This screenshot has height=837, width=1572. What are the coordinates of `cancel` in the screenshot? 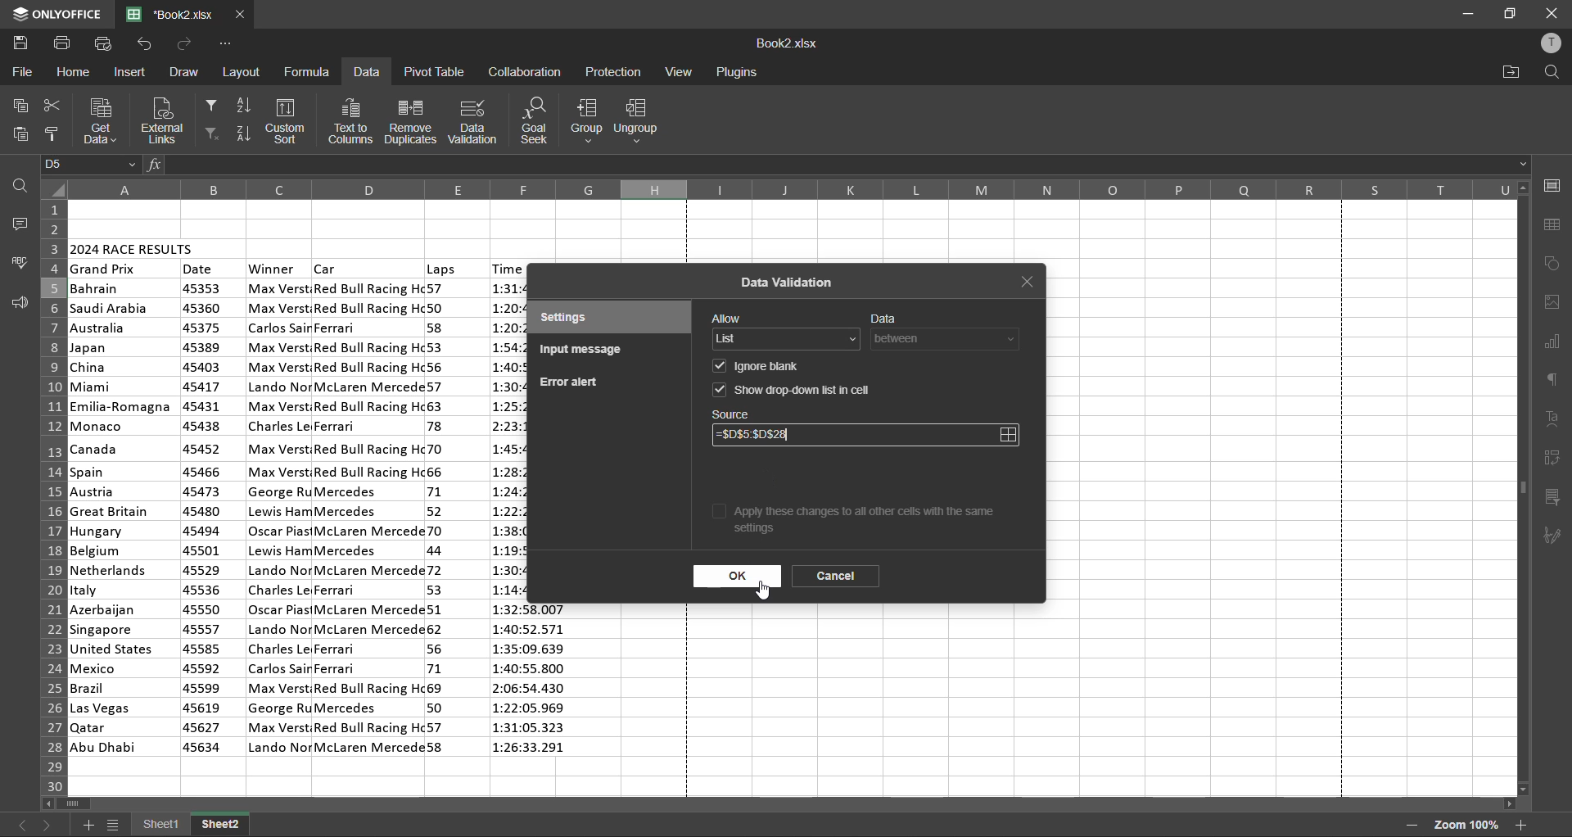 It's located at (835, 577).